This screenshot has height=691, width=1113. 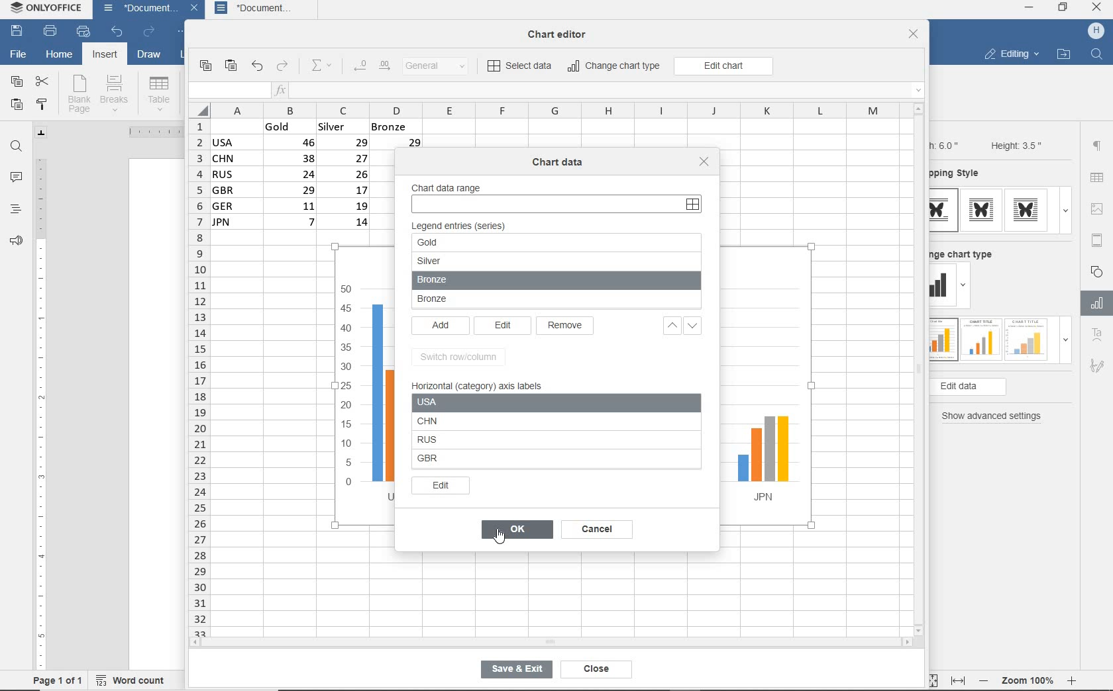 What do you see at coordinates (995, 416) in the screenshot?
I see `show advanced settings` at bounding box center [995, 416].